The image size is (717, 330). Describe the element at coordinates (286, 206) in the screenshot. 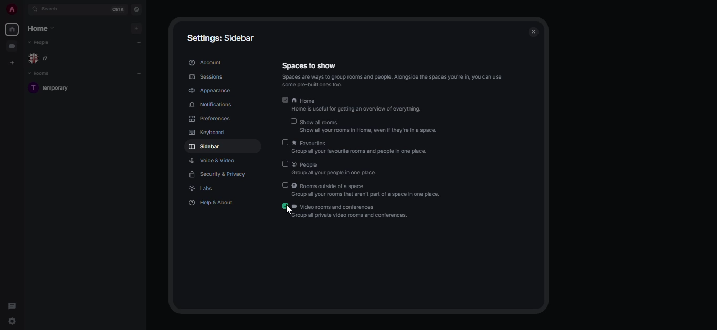

I see `enabled` at that location.